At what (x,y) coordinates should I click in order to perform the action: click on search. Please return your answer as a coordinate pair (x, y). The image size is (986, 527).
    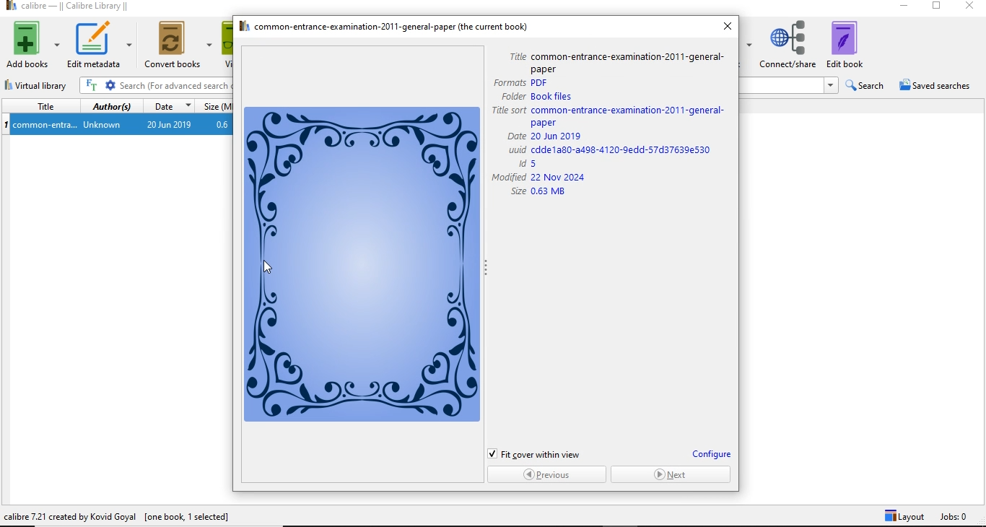
    Looking at the image, I should click on (864, 86).